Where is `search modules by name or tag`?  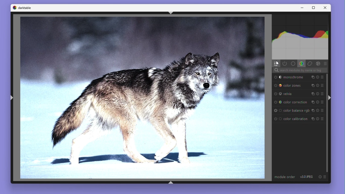 search modules by name or tag is located at coordinates (300, 71).